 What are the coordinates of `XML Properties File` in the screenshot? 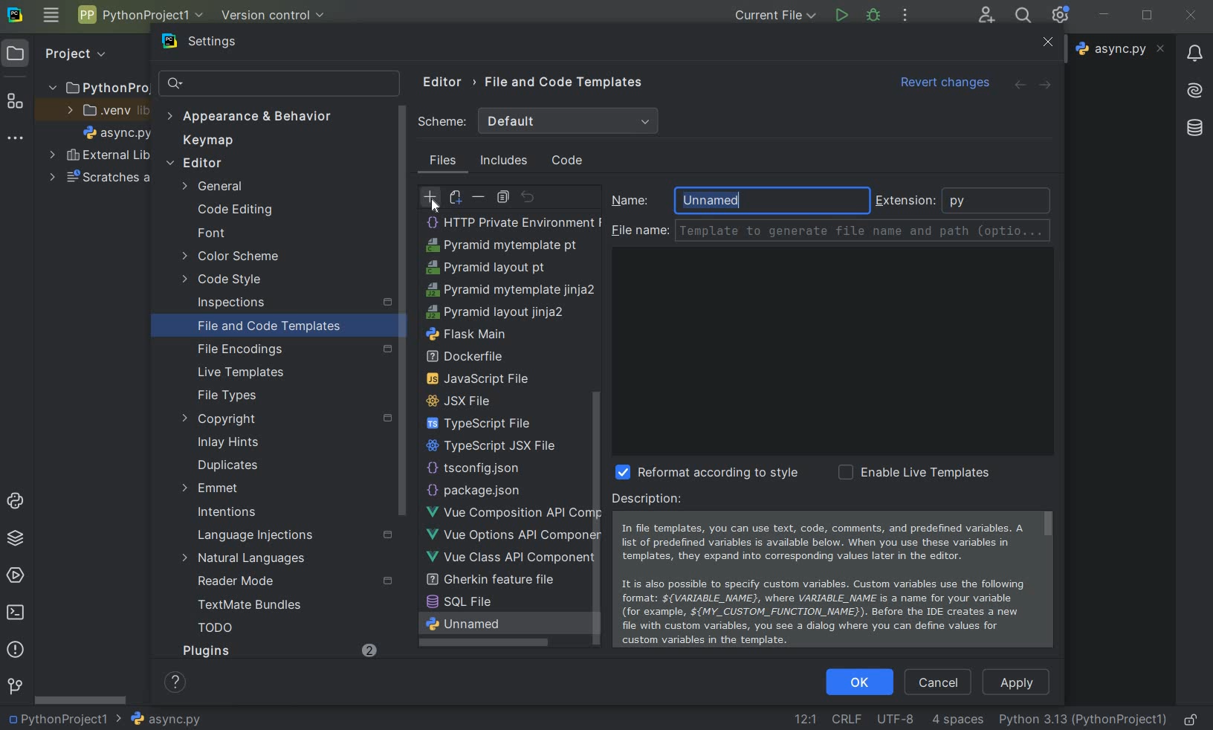 It's located at (493, 442).